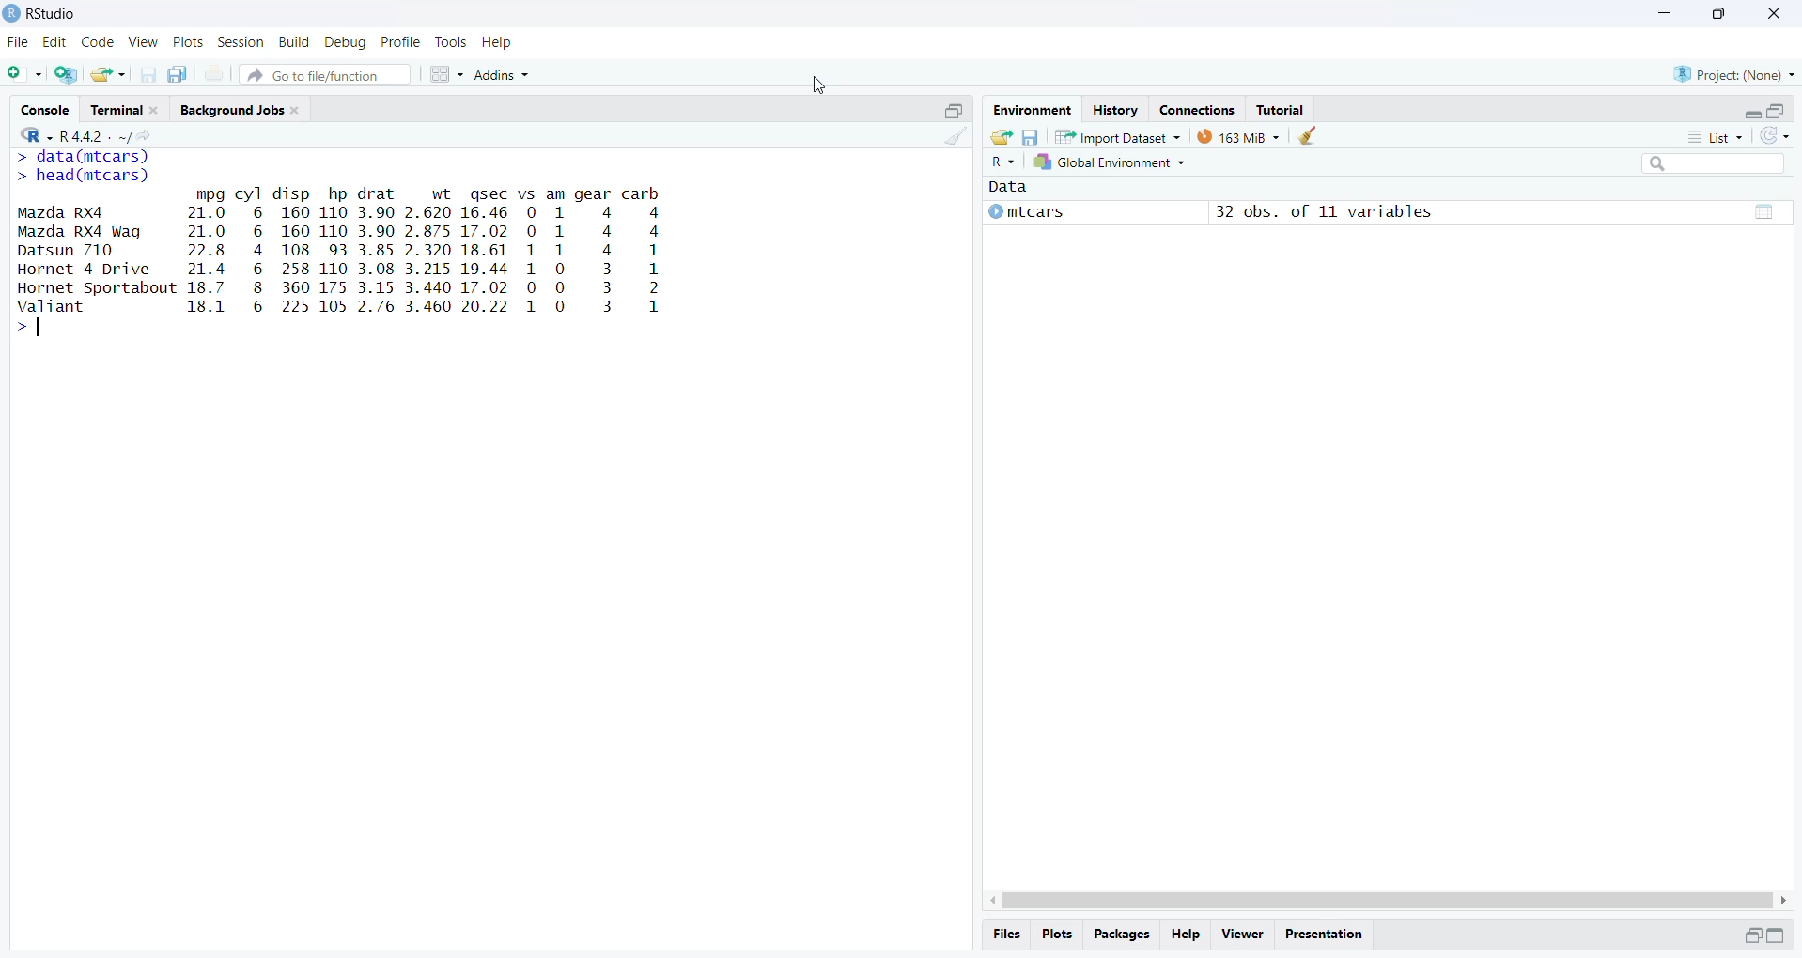  Describe the element at coordinates (1111, 162) in the screenshot. I see `Global Environment` at that location.